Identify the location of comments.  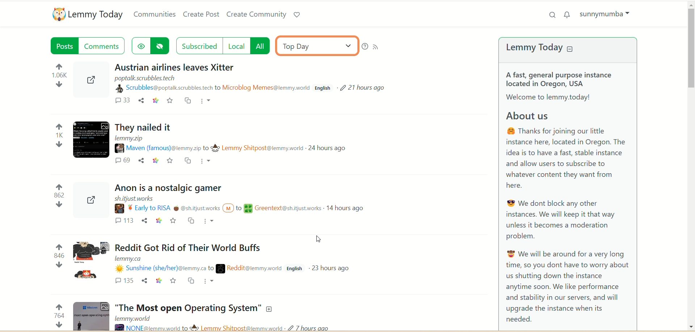
(104, 46).